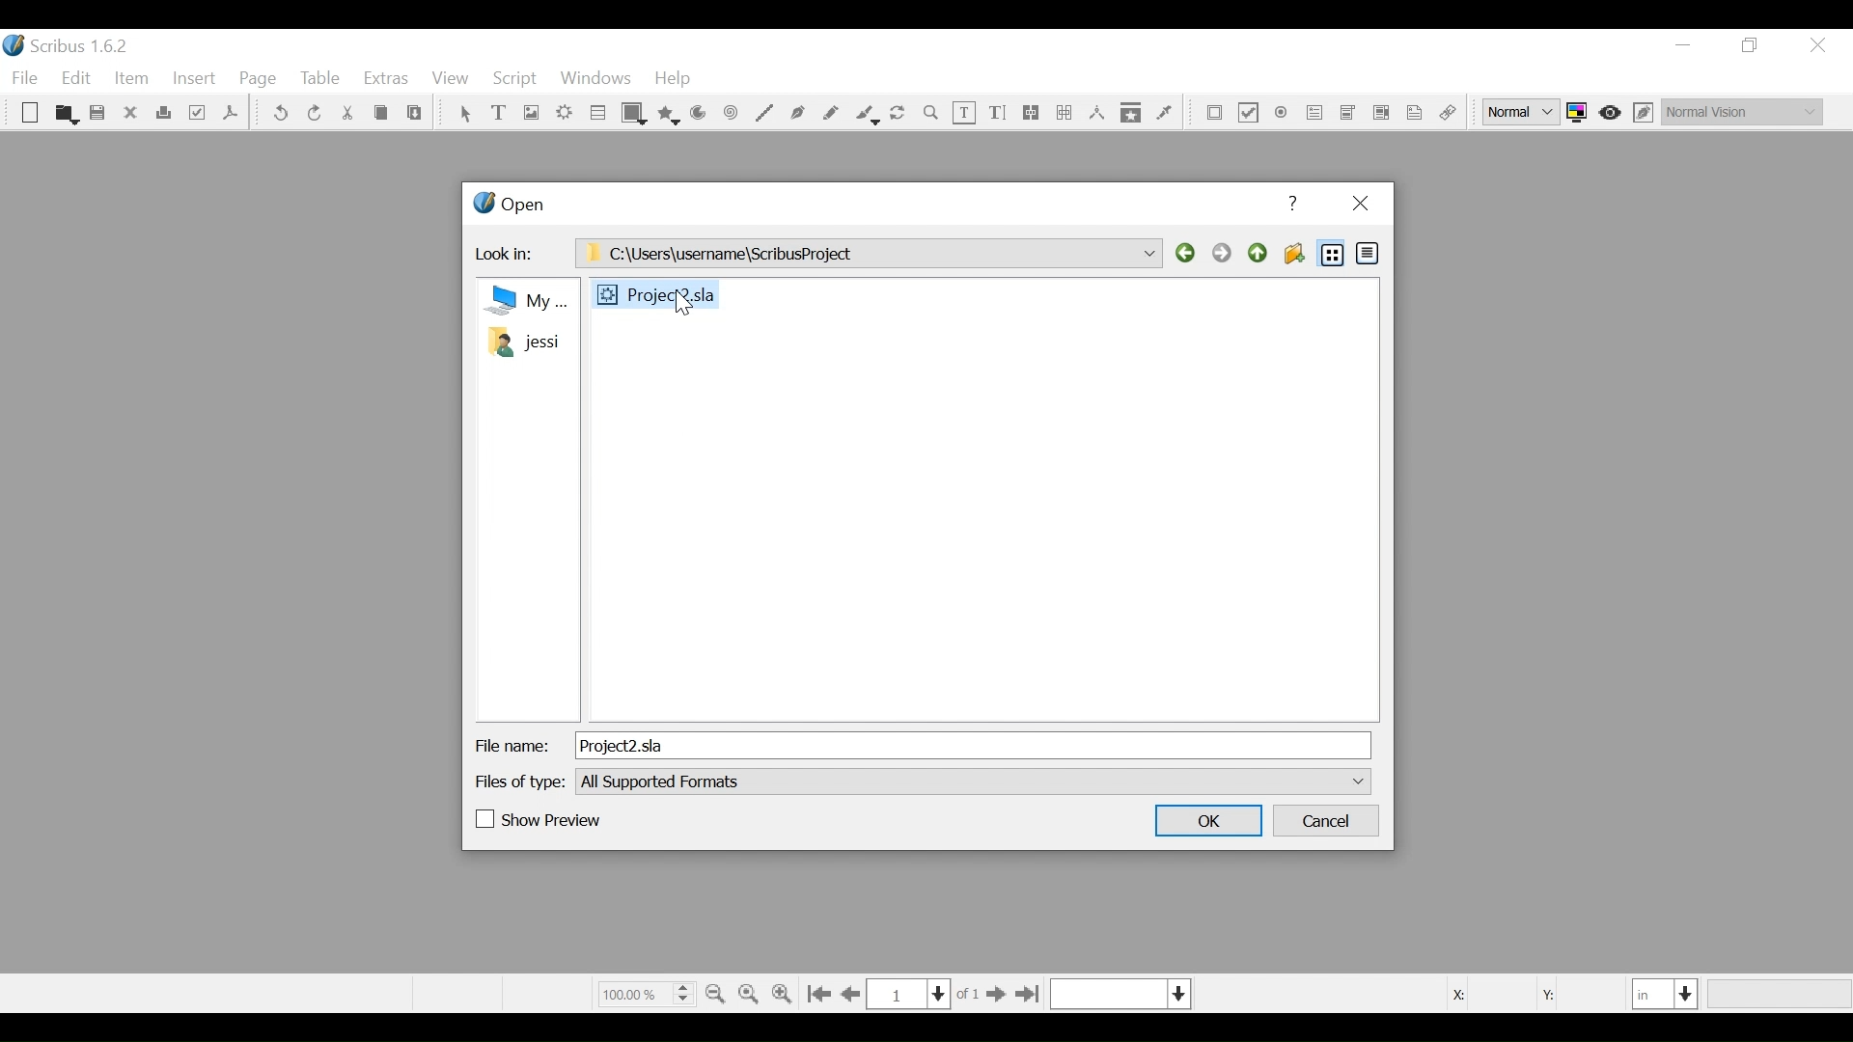 The width and height of the screenshot is (1853, 1042). Describe the element at coordinates (321, 80) in the screenshot. I see `Table` at that location.